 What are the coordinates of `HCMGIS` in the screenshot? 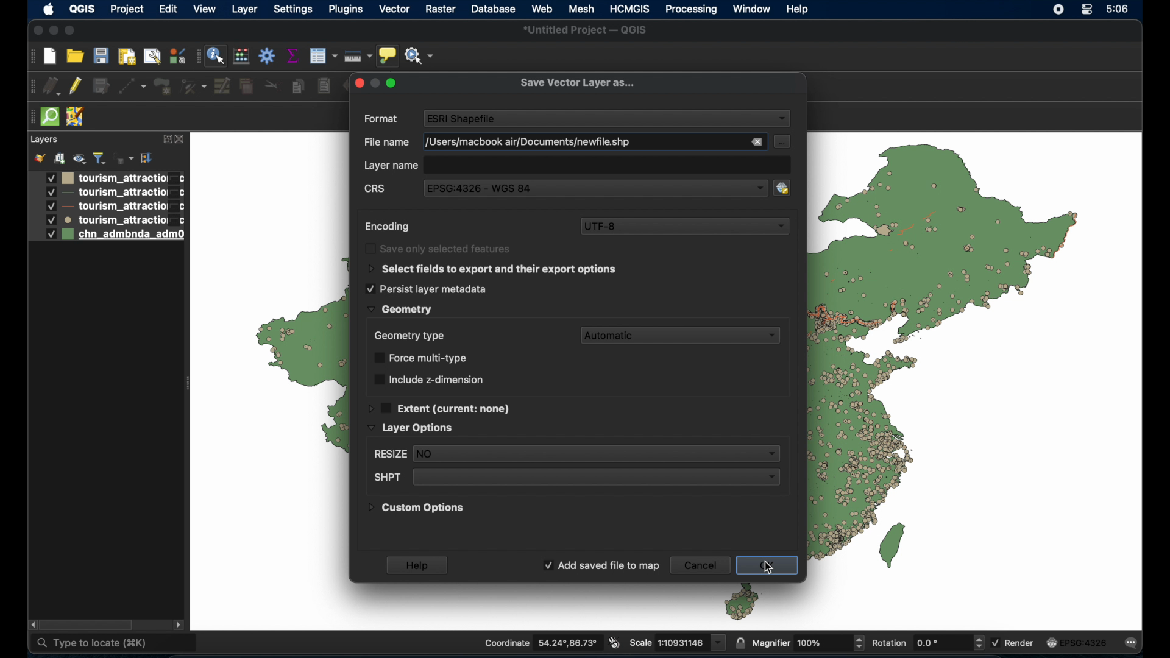 It's located at (631, 9).